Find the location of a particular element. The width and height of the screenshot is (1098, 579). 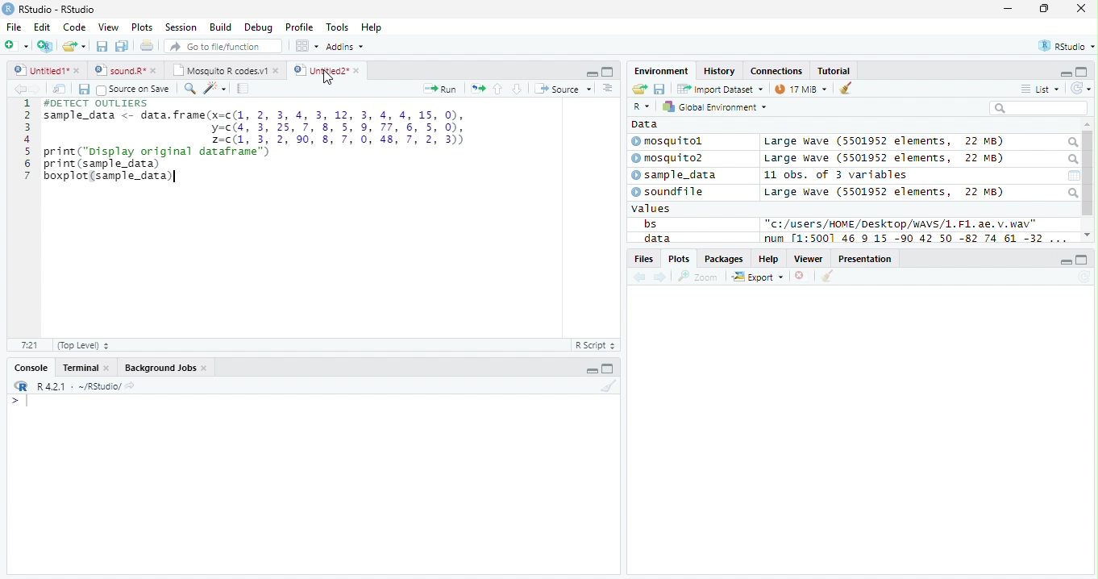

Logo is located at coordinates (9, 9).